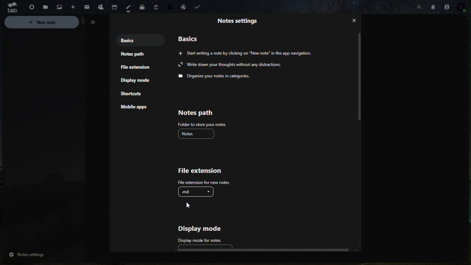 The height and width of the screenshot is (265, 471). I want to click on File extensions, so click(134, 67).